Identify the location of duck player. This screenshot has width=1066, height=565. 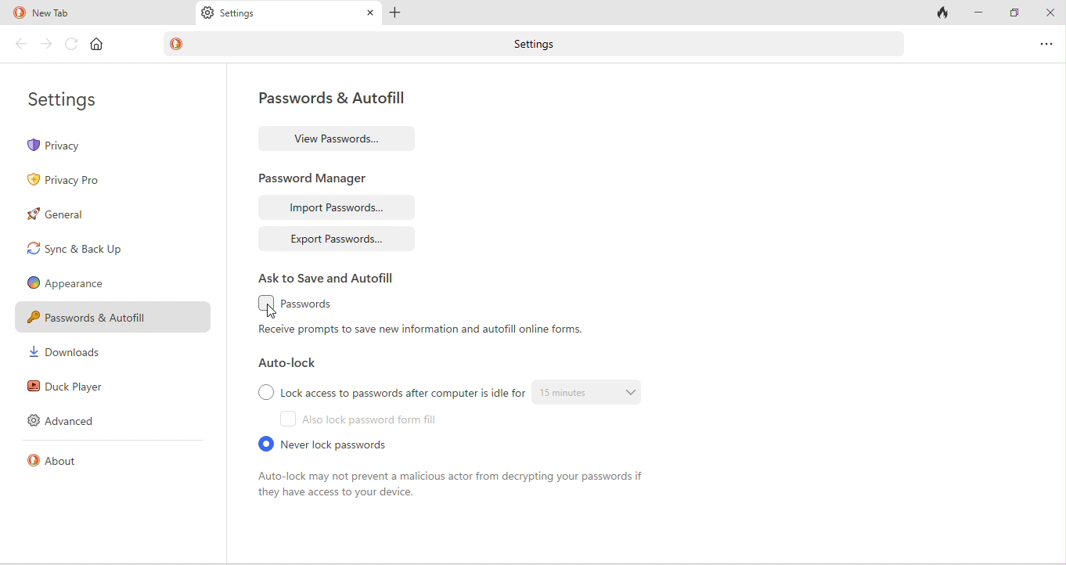
(66, 385).